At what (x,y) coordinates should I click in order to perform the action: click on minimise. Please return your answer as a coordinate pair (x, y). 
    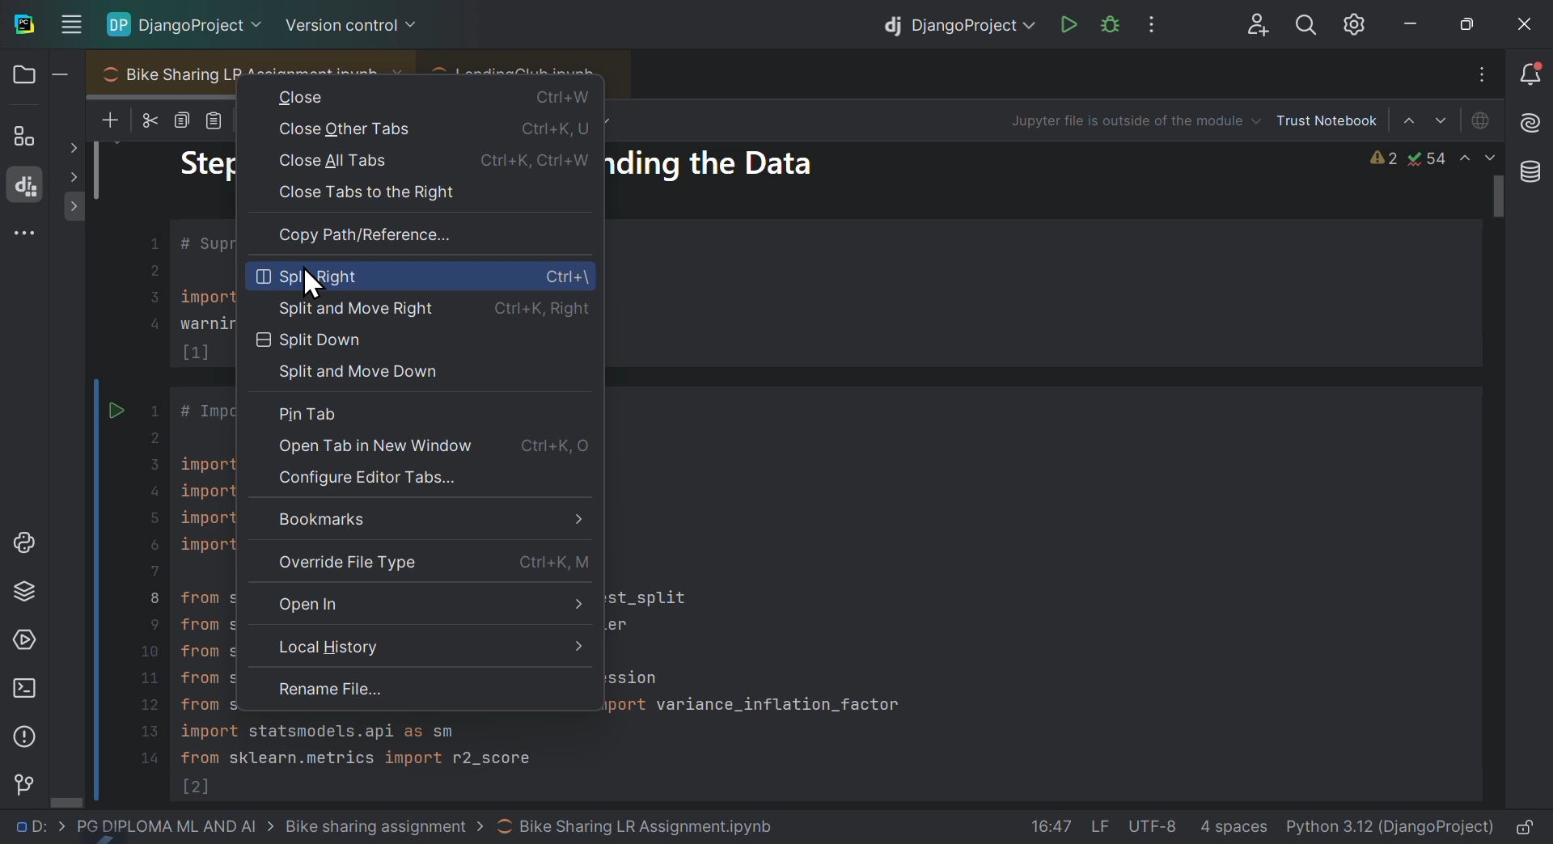
    Looking at the image, I should click on (1412, 26).